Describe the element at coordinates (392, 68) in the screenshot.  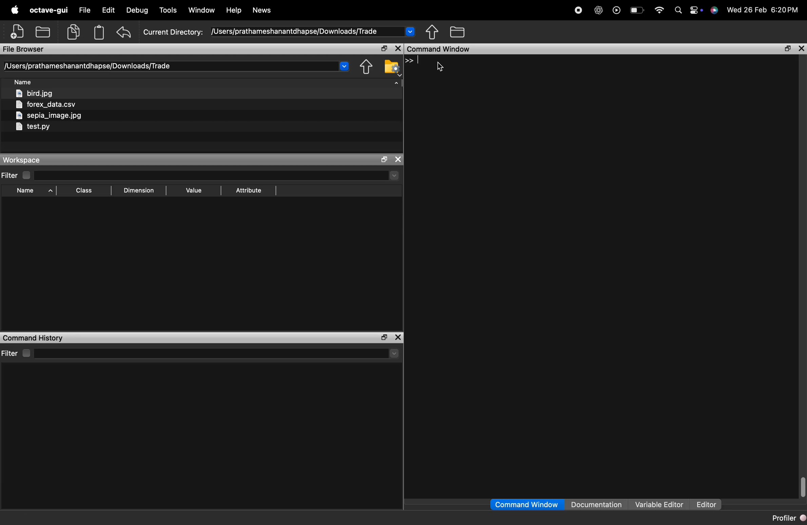
I see `Folder settings` at that location.